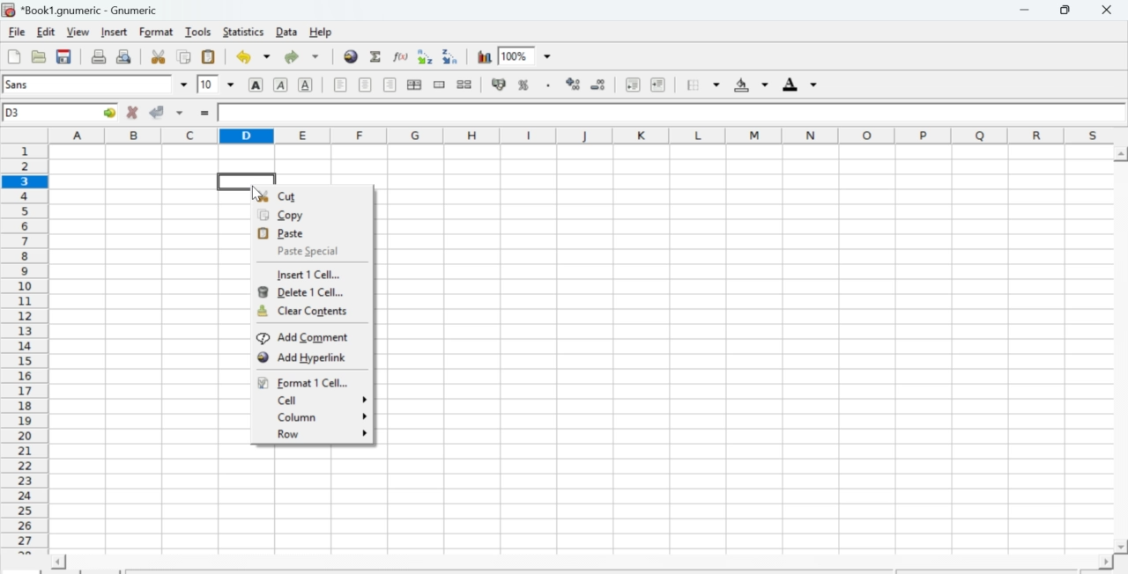 The height and width of the screenshot is (574, 1128). I want to click on scroll down, so click(1121, 548).